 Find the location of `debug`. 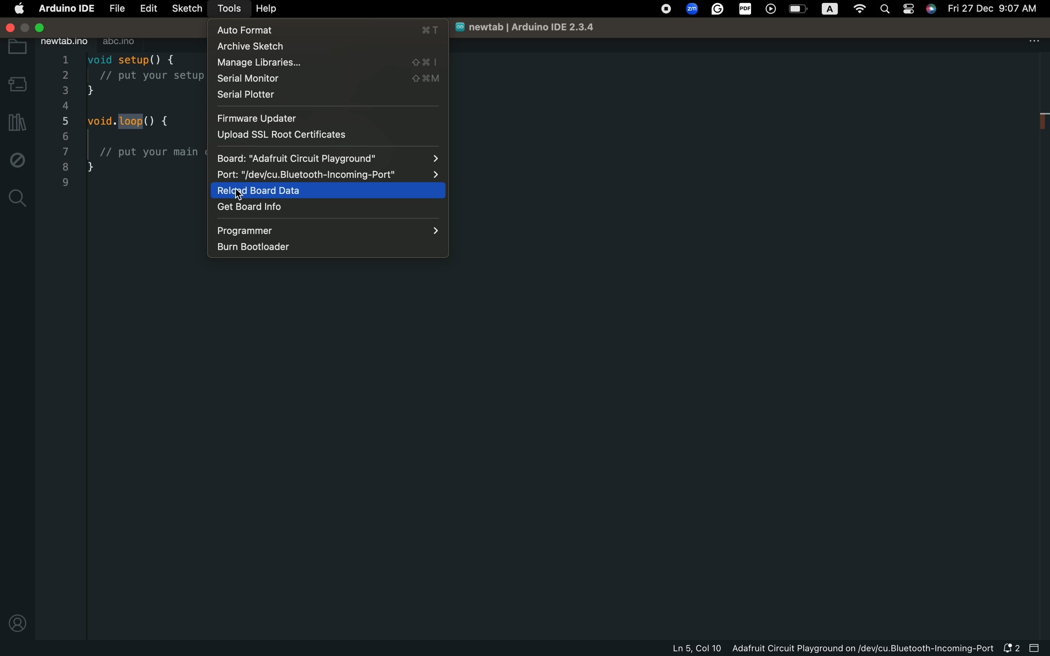

debug is located at coordinates (18, 160).